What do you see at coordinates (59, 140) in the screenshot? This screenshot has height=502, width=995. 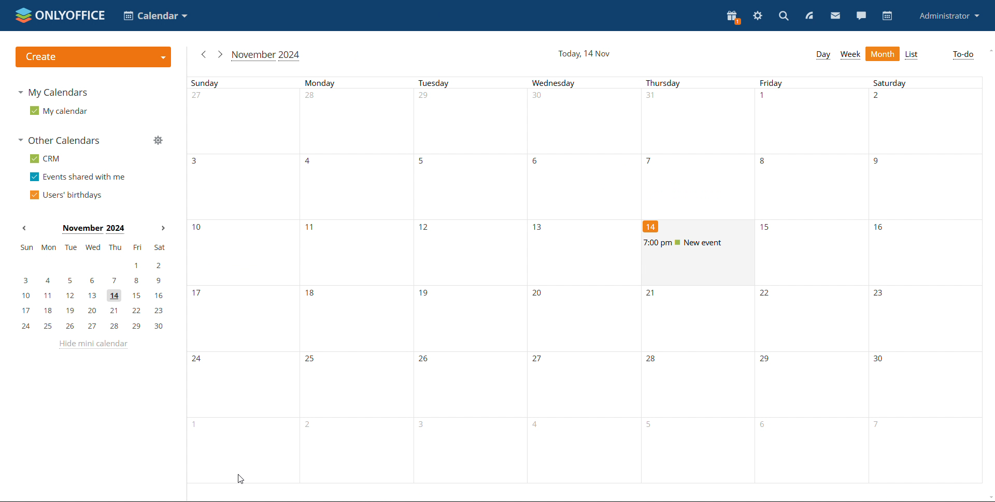 I see `other calendars` at bounding box center [59, 140].